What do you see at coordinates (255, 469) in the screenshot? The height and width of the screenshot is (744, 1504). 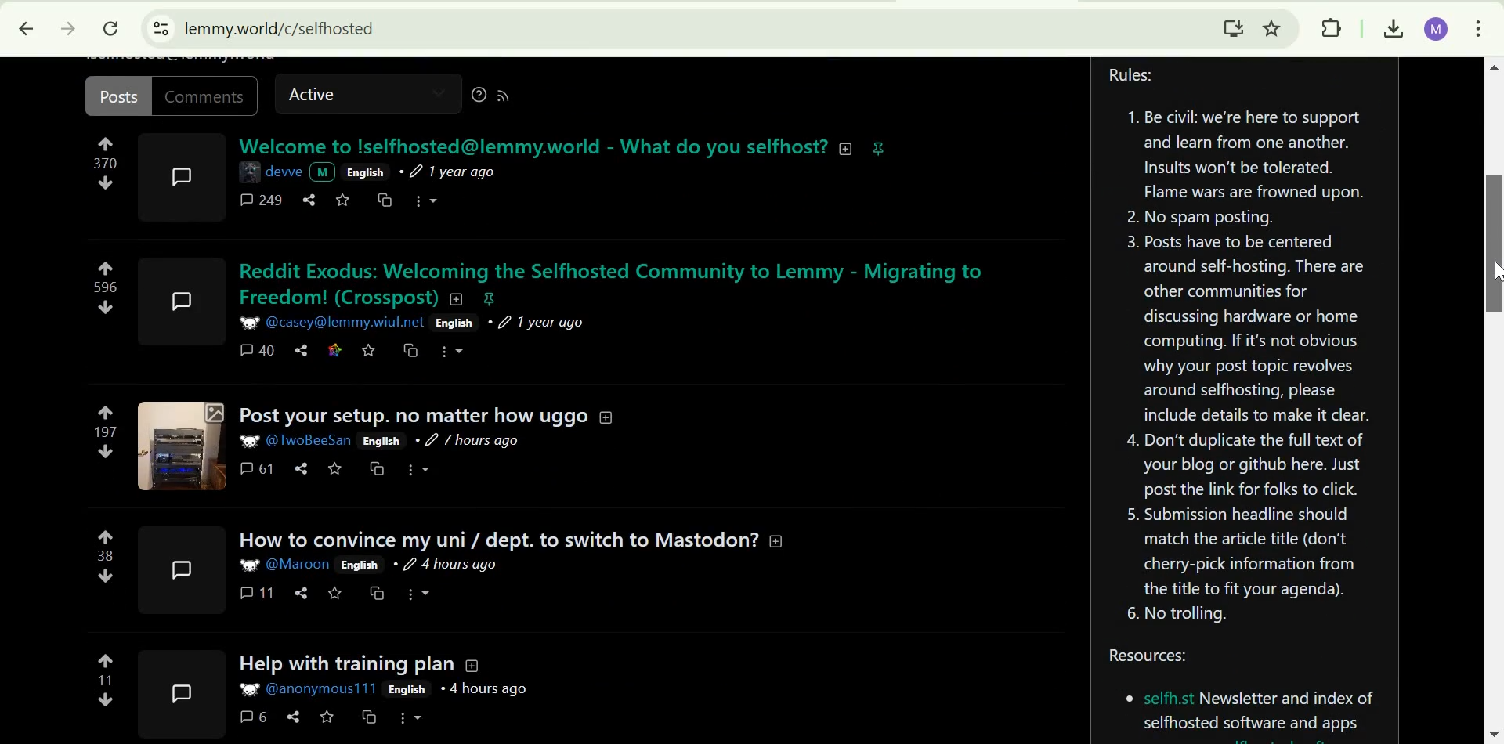 I see `61 comments` at bounding box center [255, 469].